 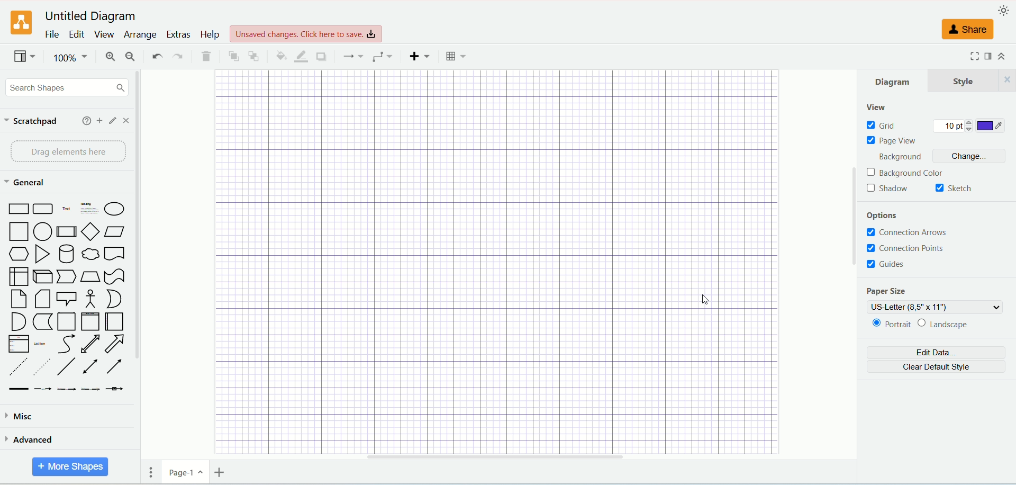 What do you see at coordinates (324, 57) in the screenshot?
I see `shadow` at bounding box center [324, 57].